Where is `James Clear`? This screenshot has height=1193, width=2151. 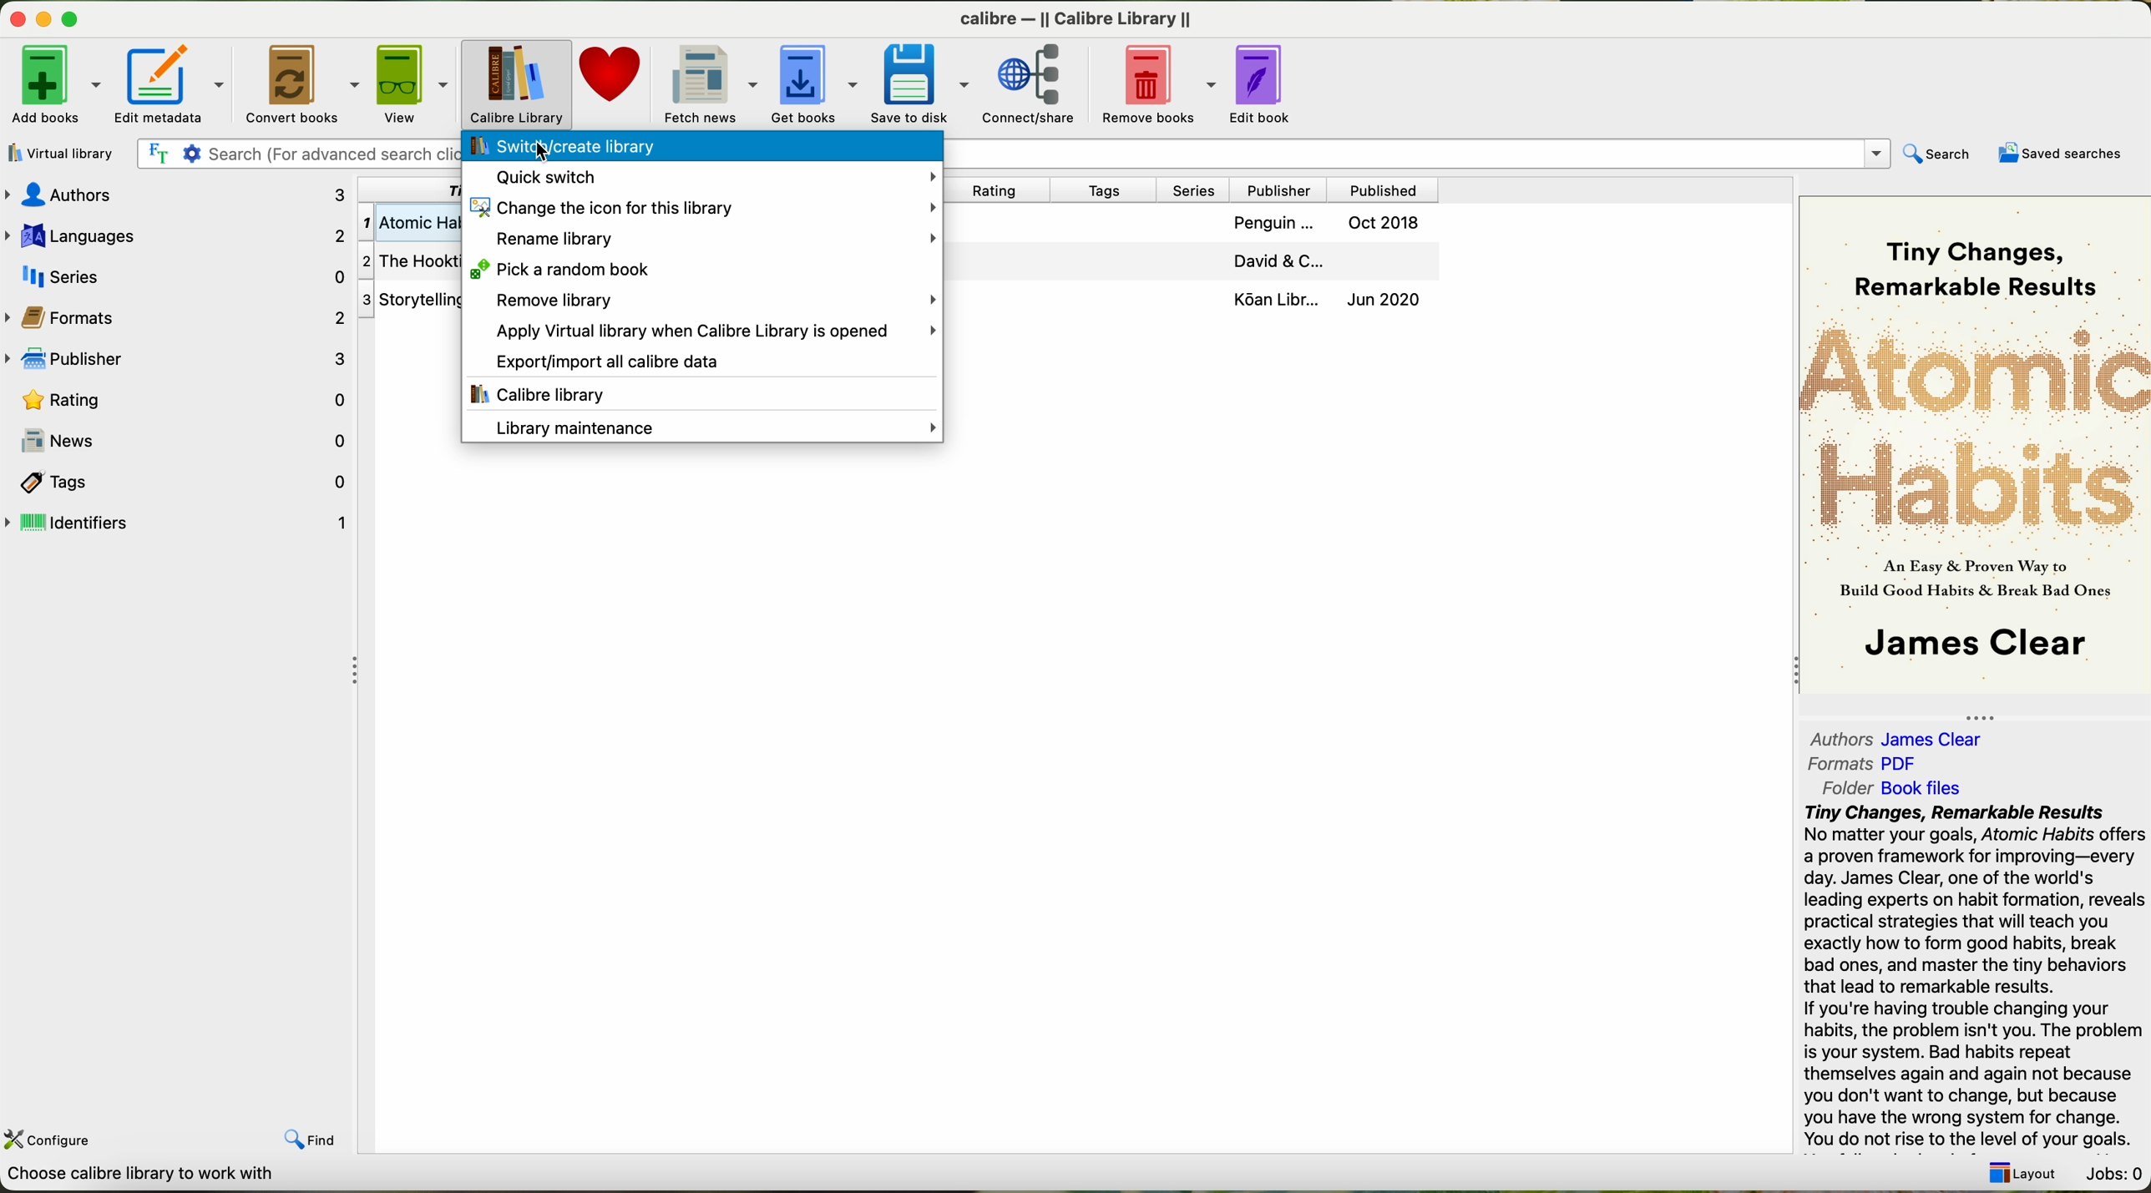 James Clear is located at coordinates (1970, 646).